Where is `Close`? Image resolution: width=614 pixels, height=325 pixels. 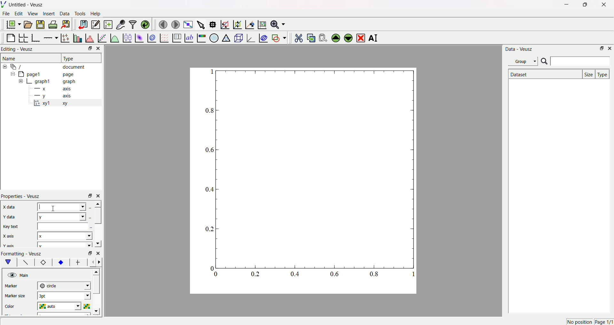
Close is located at coordinates (100, 48).